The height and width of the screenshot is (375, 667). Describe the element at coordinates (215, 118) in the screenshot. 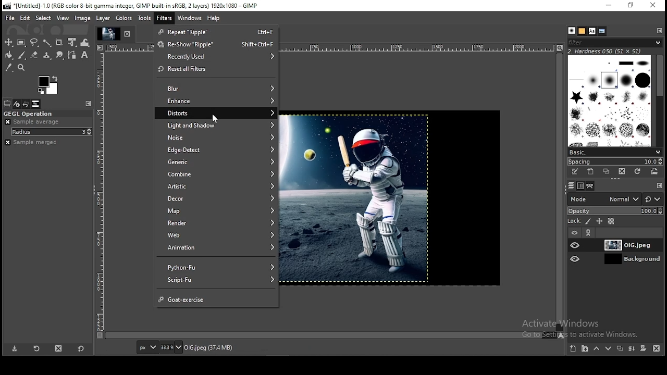

I see `mouse pointer` at that location.